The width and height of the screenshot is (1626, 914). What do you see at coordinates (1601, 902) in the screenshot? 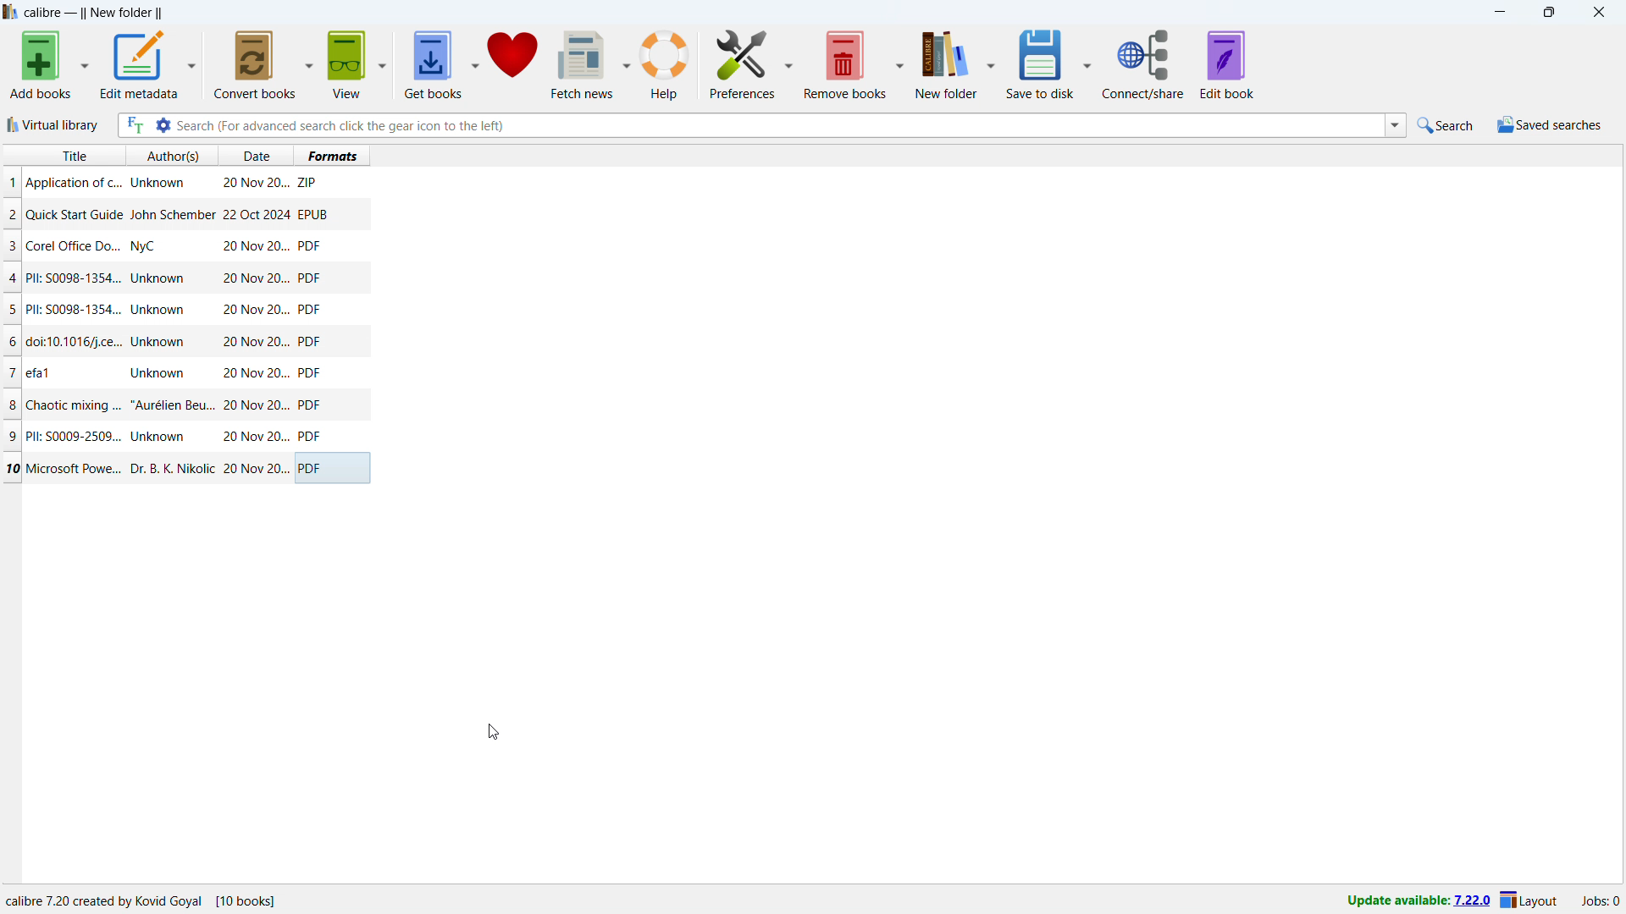
I see `Jobs: 0` at bounding box center [1601, 902].